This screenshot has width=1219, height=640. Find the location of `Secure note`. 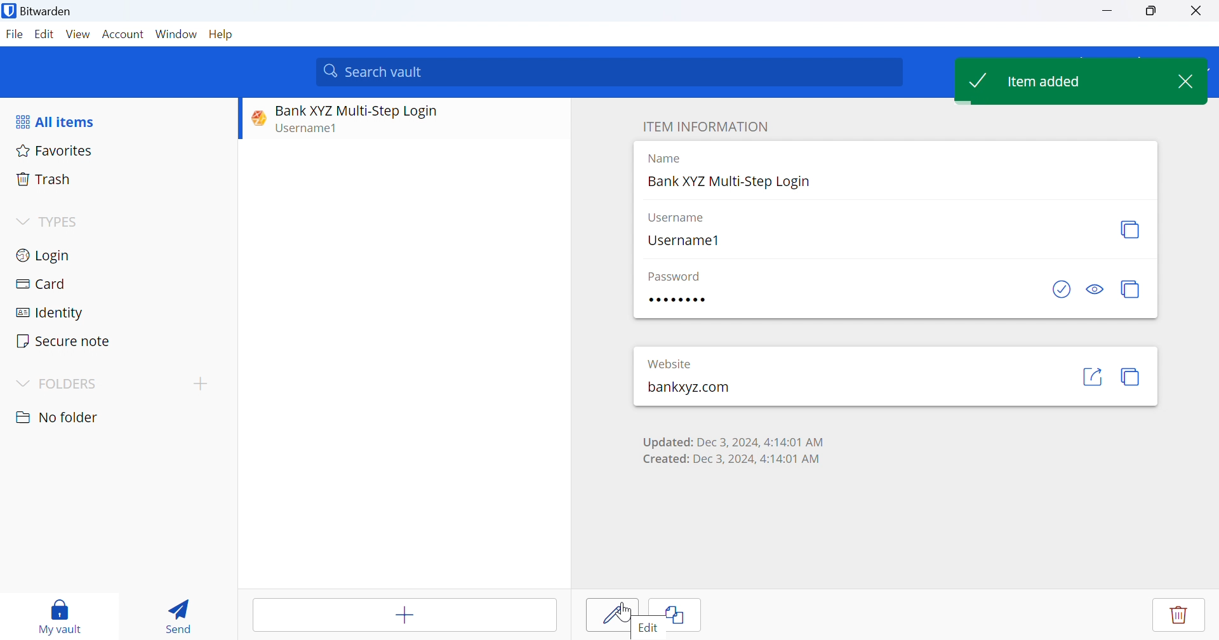

Secure note is located at coordinates (65, 342).